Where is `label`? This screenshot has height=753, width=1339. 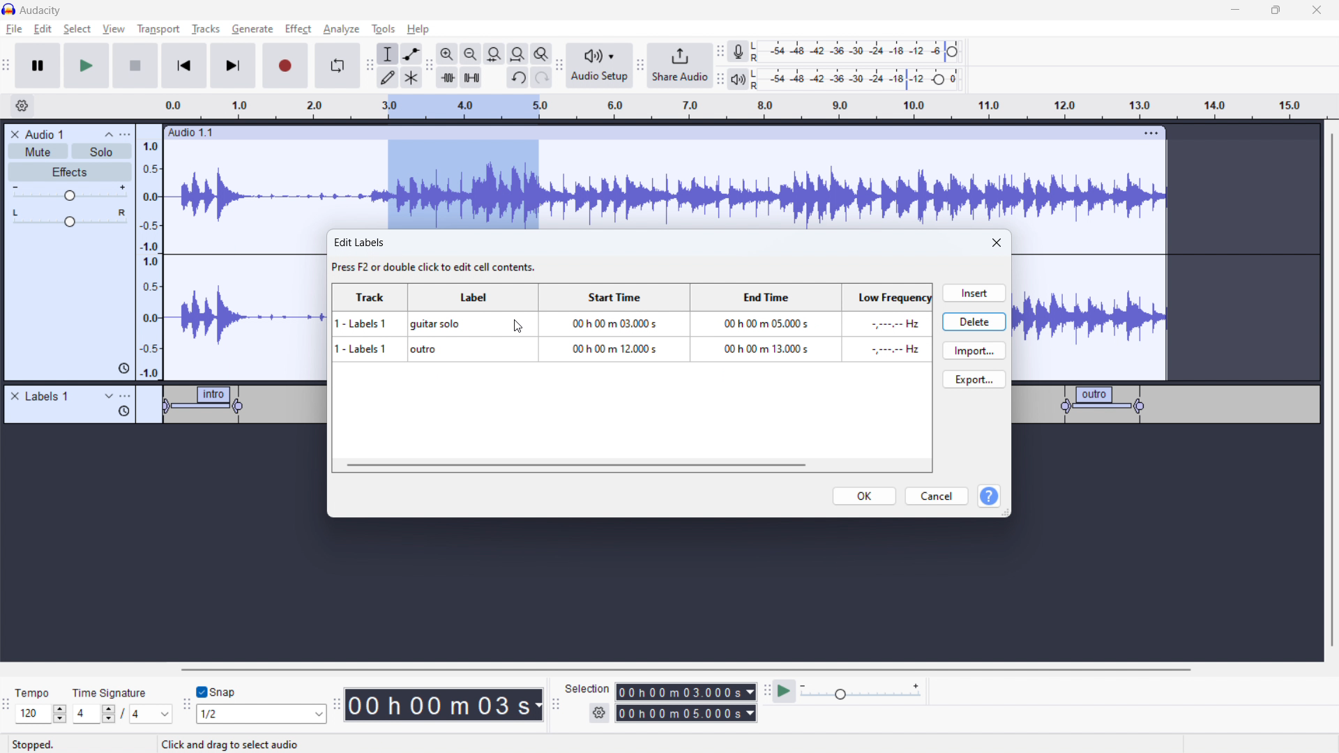
label is located at coordinates (474, 335).